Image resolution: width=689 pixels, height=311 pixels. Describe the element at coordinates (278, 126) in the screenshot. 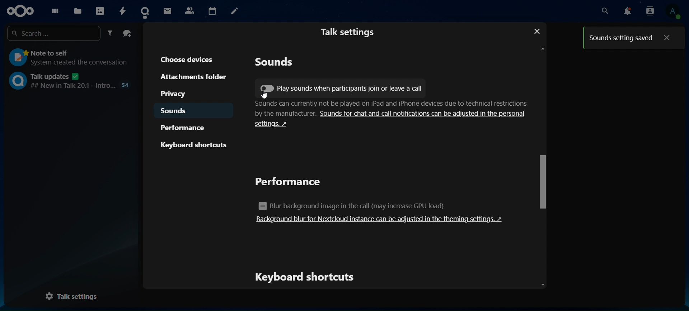

I see `settings` at that location.